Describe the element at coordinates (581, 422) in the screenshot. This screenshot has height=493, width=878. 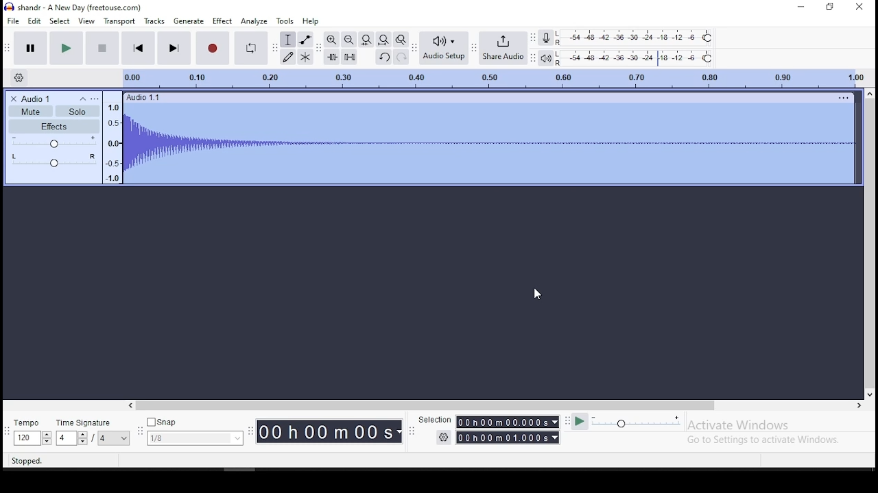
I see `play at speed` at that location.